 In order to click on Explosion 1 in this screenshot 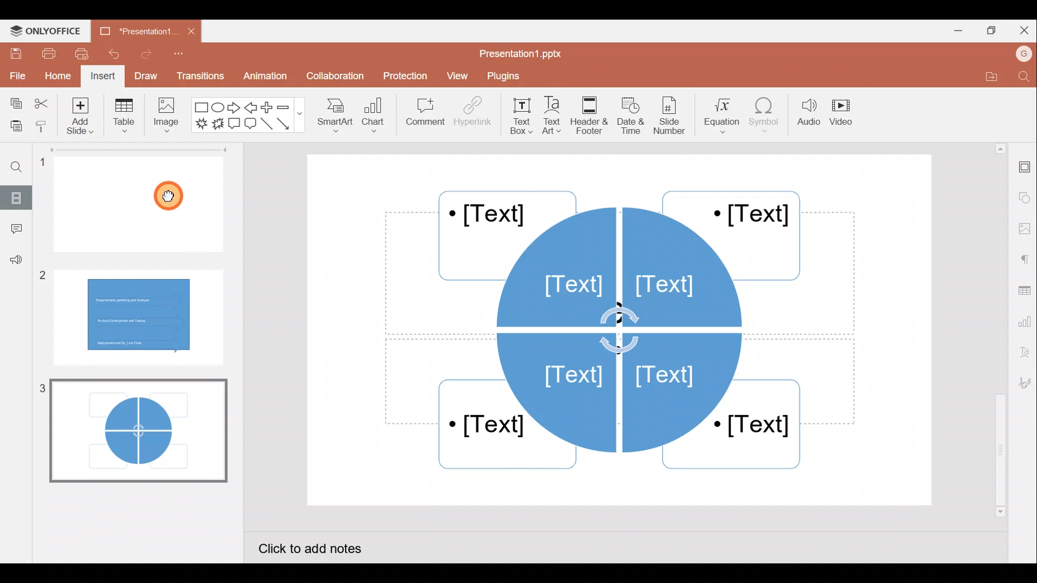, I will do `click(200, 123)`.